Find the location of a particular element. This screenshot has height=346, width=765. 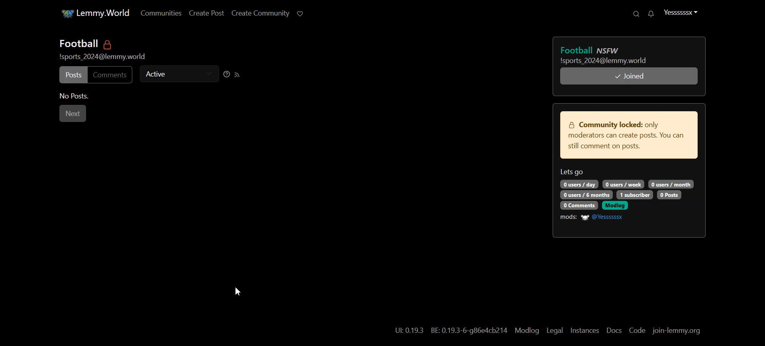

Support Lemmy is located at coordinates (299, 13).